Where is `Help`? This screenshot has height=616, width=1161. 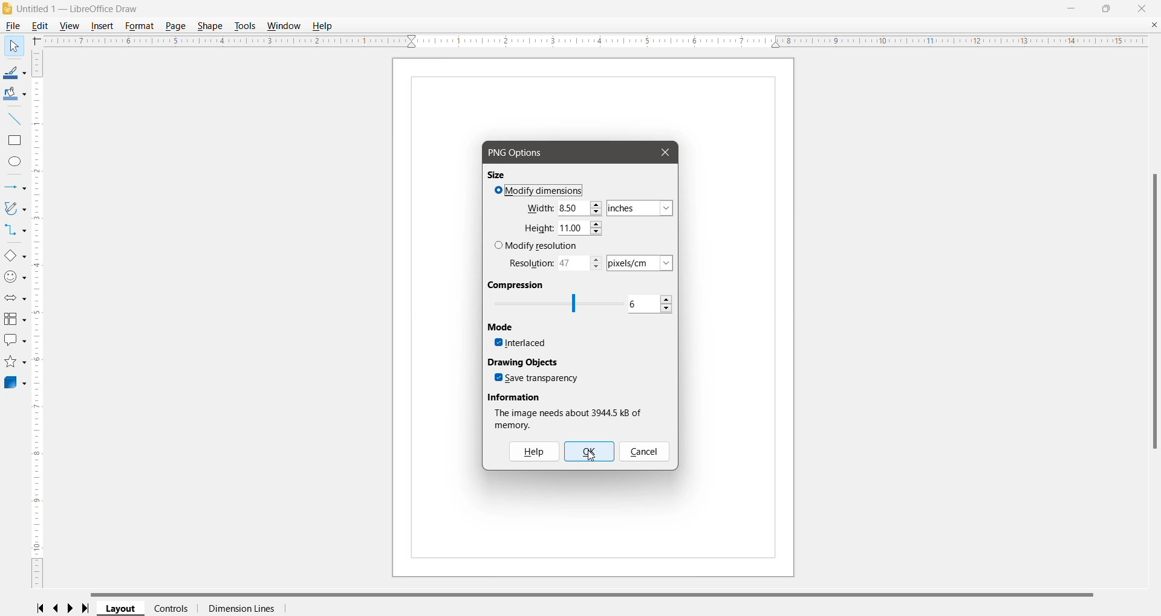 Help is located at coordinates (325, 26).